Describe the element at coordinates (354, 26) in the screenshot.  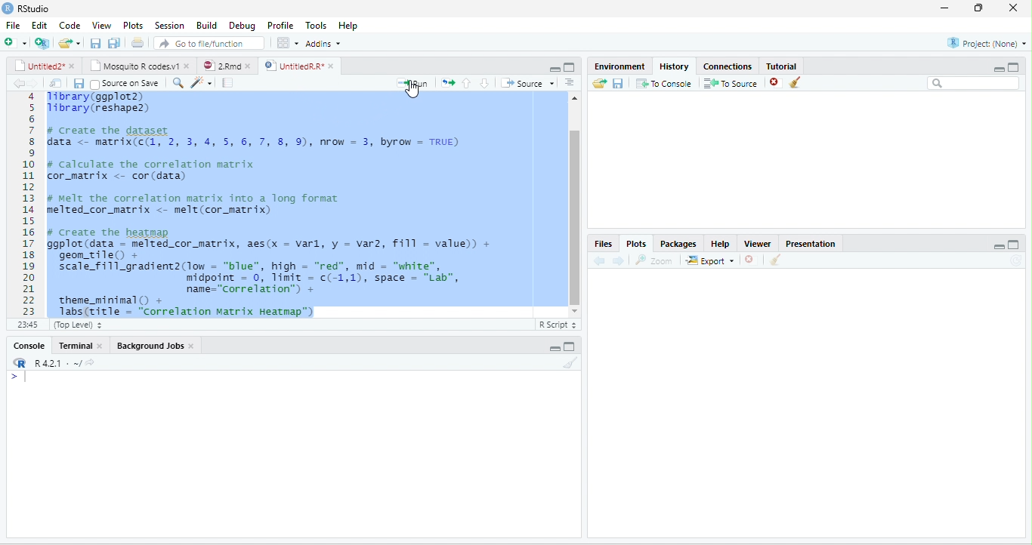
I see `help` at that location.